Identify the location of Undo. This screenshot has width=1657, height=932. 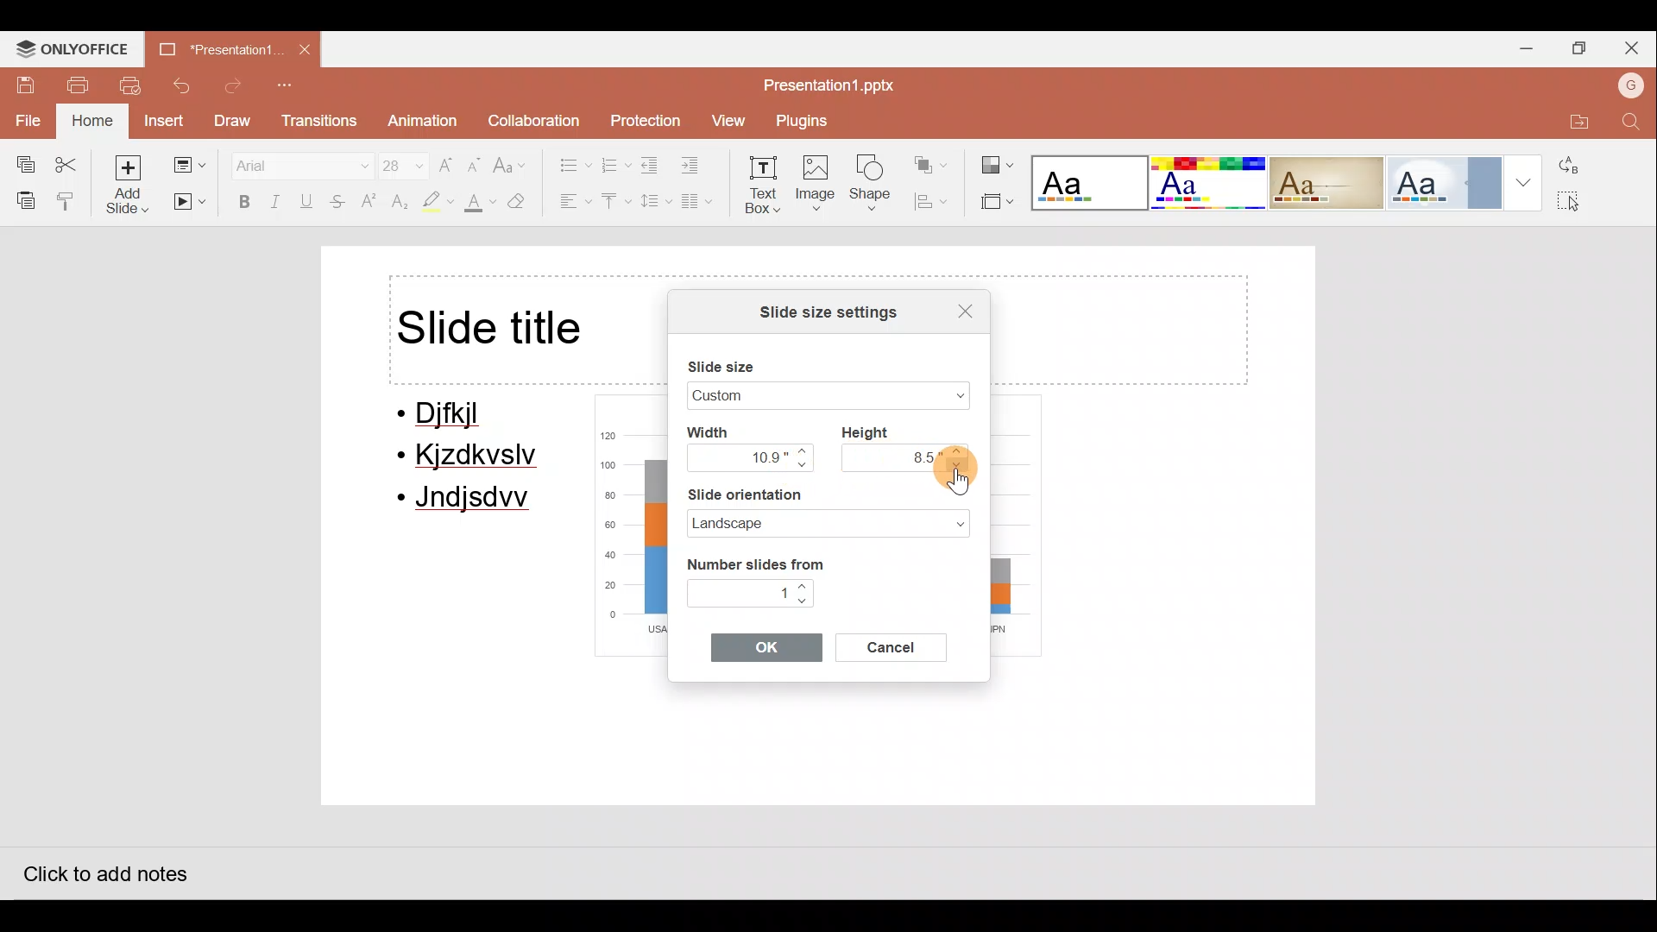
(185, 85).